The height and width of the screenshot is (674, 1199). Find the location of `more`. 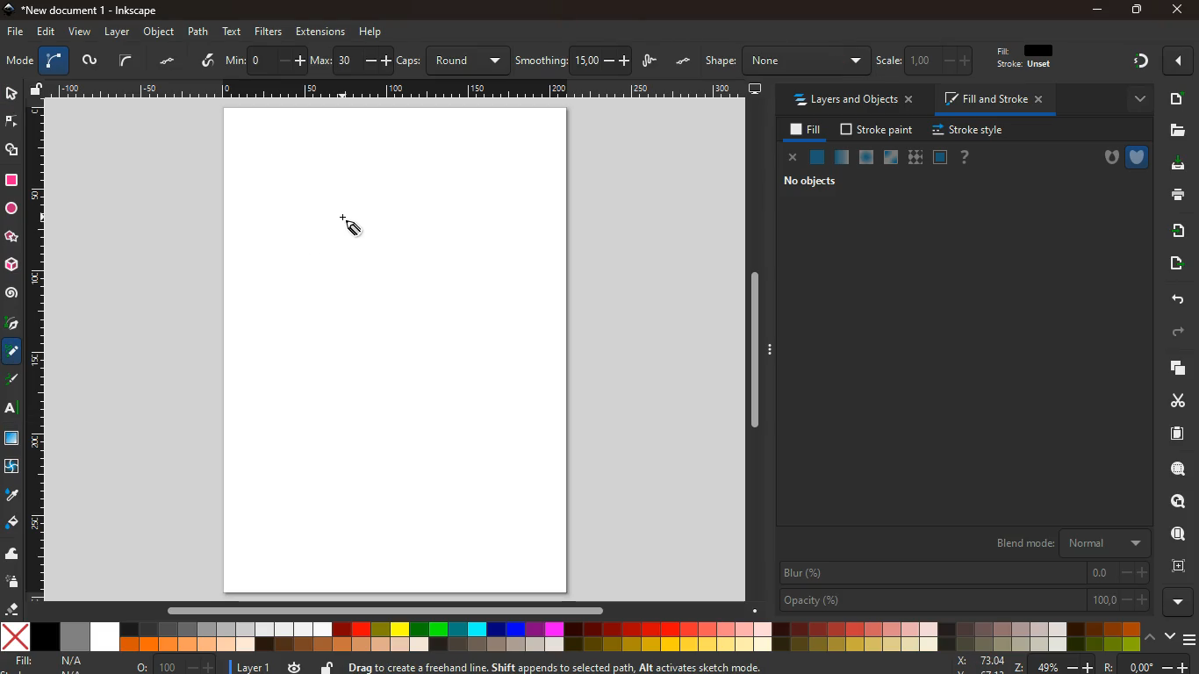

more is located at coordinates (1136, 100).